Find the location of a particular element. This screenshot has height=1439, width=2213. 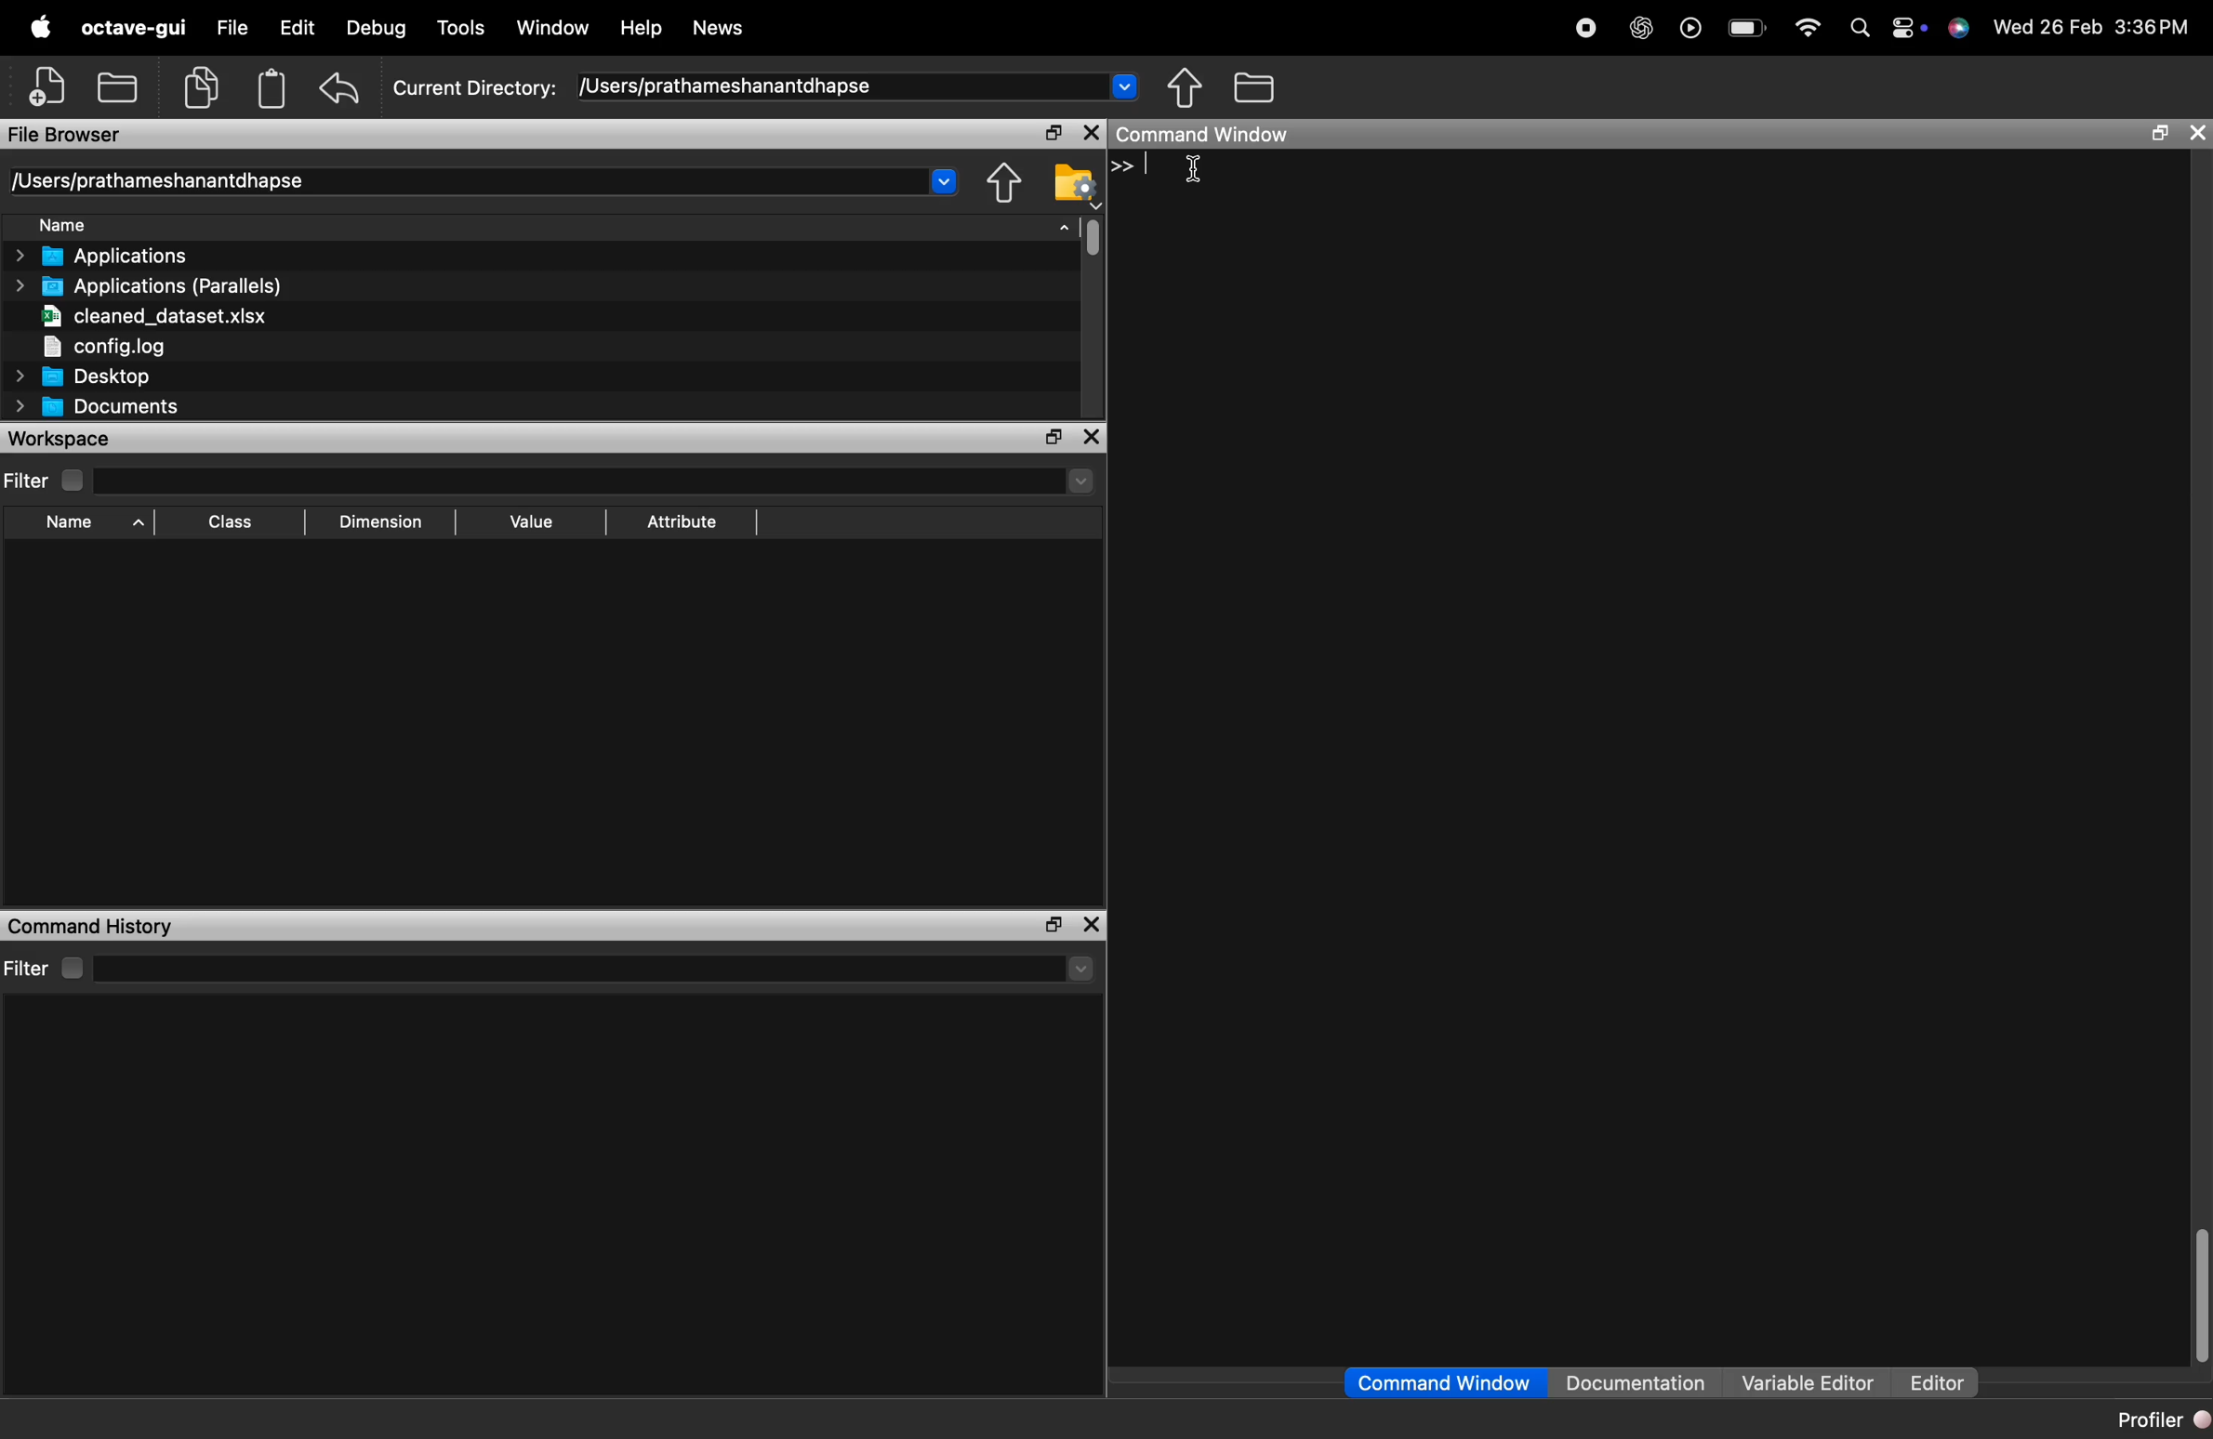

Edit is located at coordinates (298, 27).